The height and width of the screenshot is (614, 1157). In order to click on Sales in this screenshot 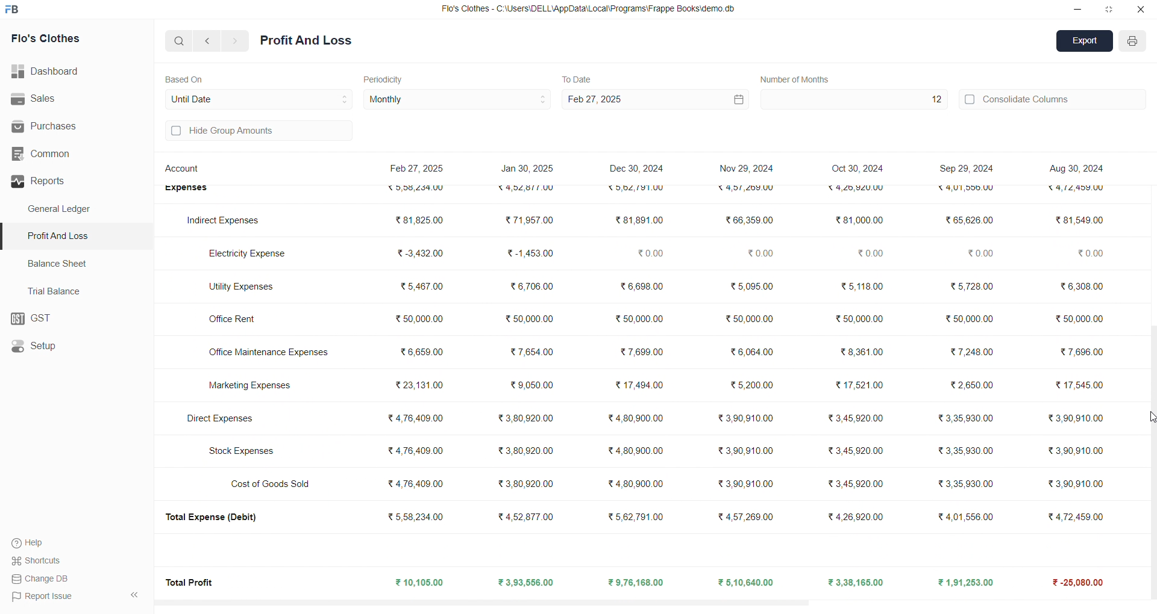, I will do `click(69, 99)`.